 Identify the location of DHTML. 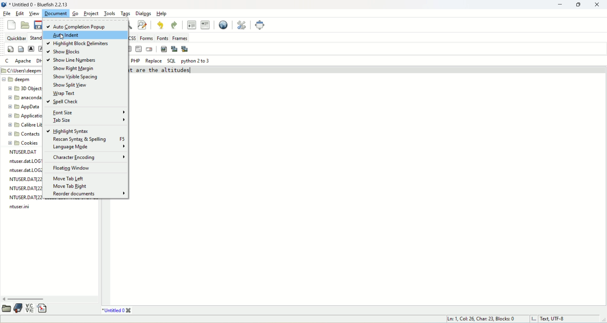
(38, 60).